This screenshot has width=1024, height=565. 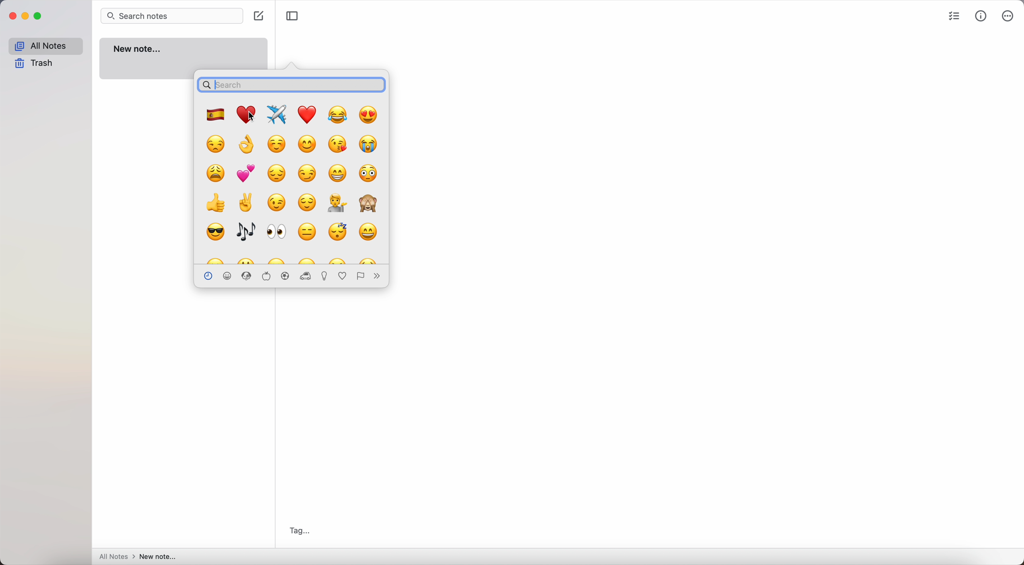 What do you see at coordinates (291, 85) in the screenshot?
I see `search bar` at bounding box center [291, 85].